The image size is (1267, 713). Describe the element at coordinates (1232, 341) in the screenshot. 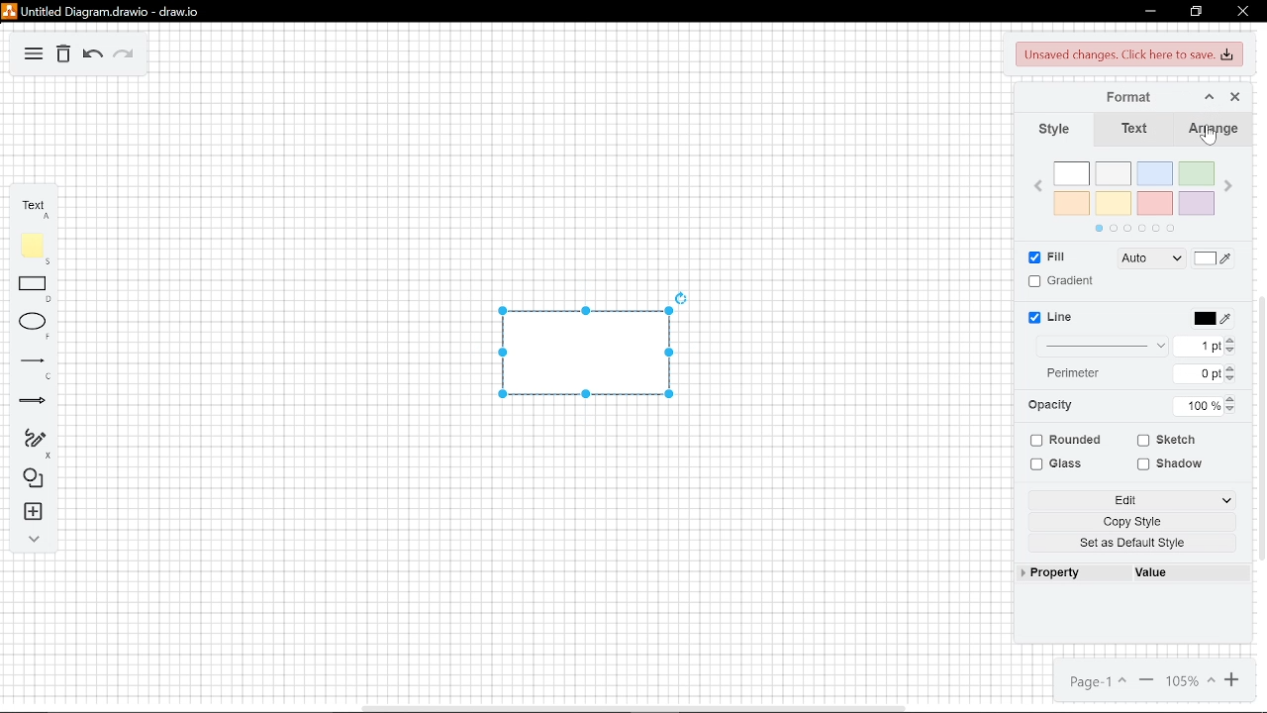

I see `increase line ` at that location.